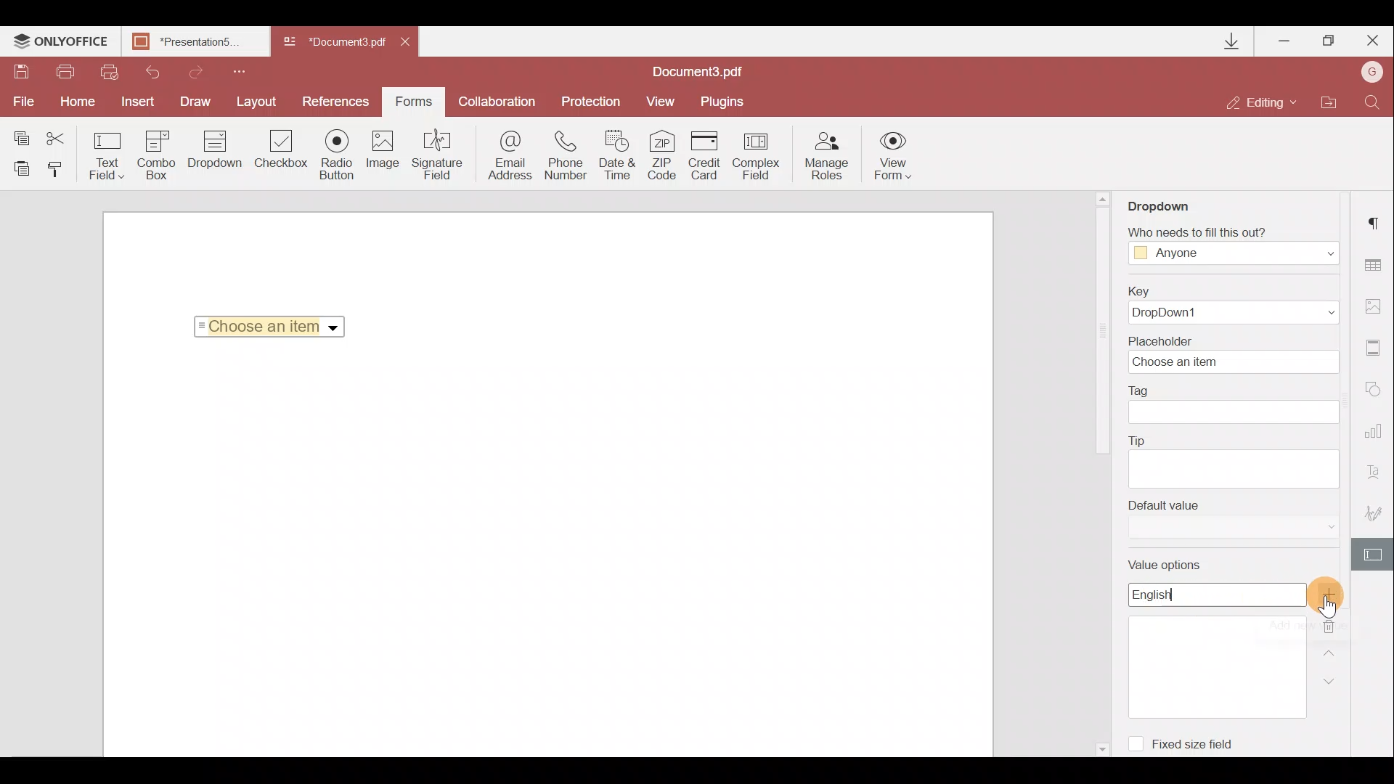  Describe the element at coordinates (758, 155) in the screenshot. I see `Complex field` at that location.